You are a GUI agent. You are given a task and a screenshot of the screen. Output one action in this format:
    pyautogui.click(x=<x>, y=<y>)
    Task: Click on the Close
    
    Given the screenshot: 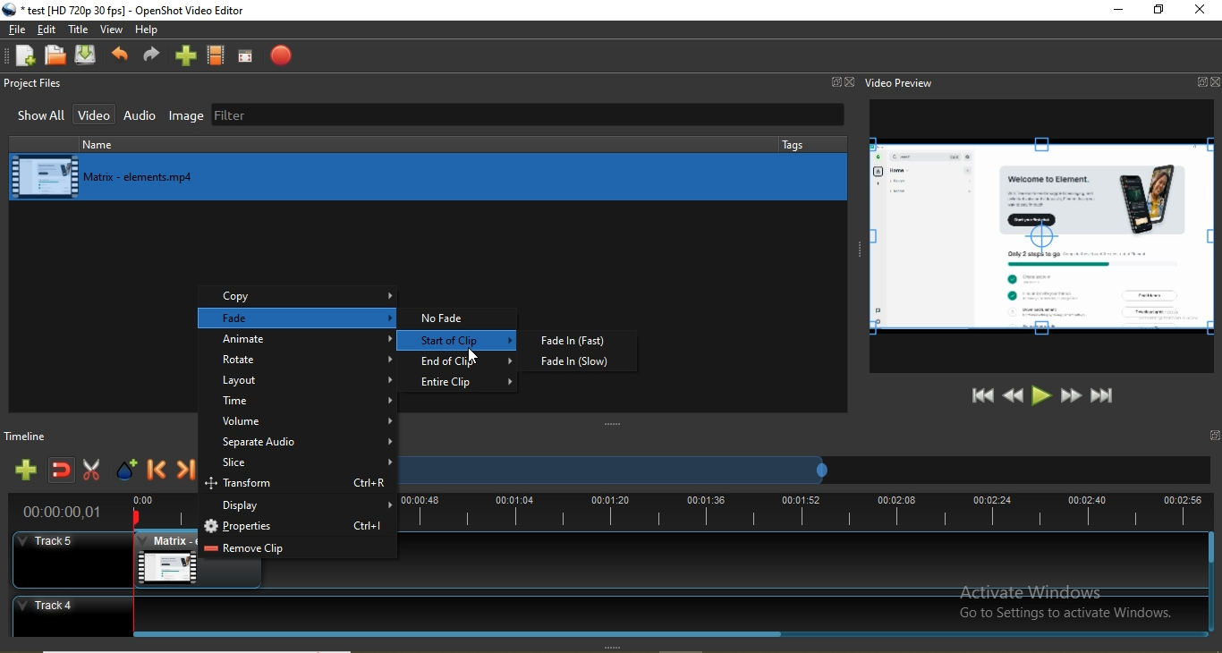 What is the action you would take?
    pyautogui.click(x=1216, y=82)
    